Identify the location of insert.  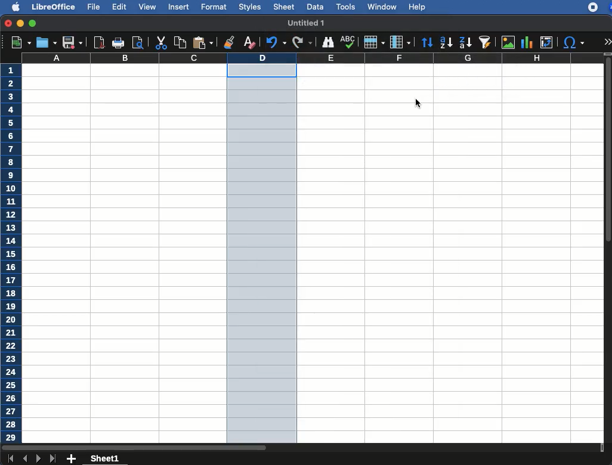
(178, 8).